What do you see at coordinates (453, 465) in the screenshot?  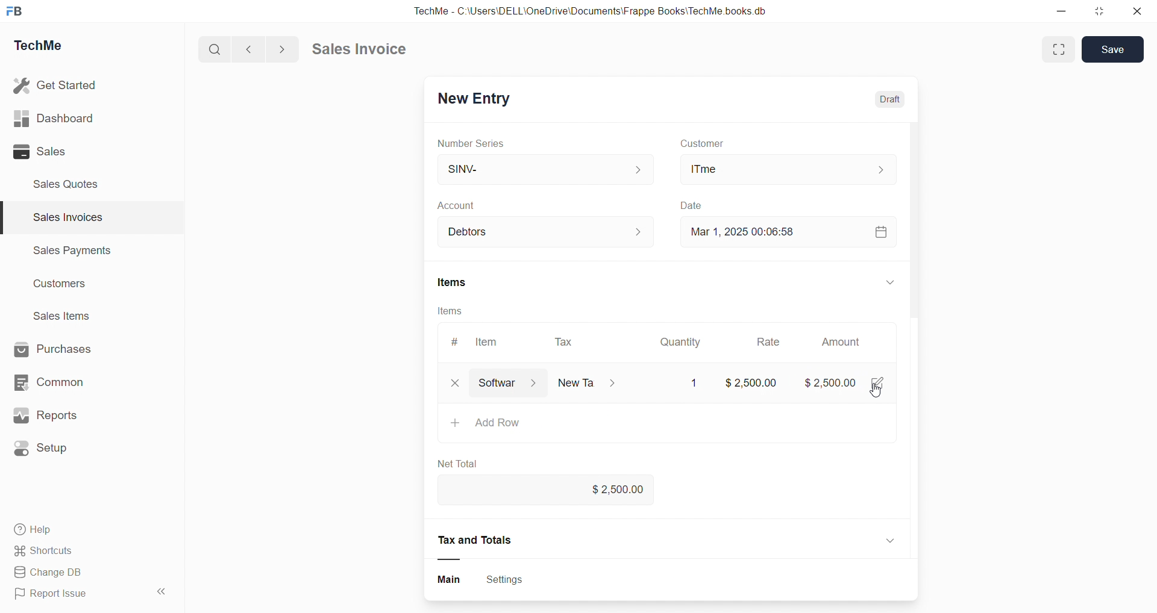 I see `Net Tot.` at bounding box center [453, 465].